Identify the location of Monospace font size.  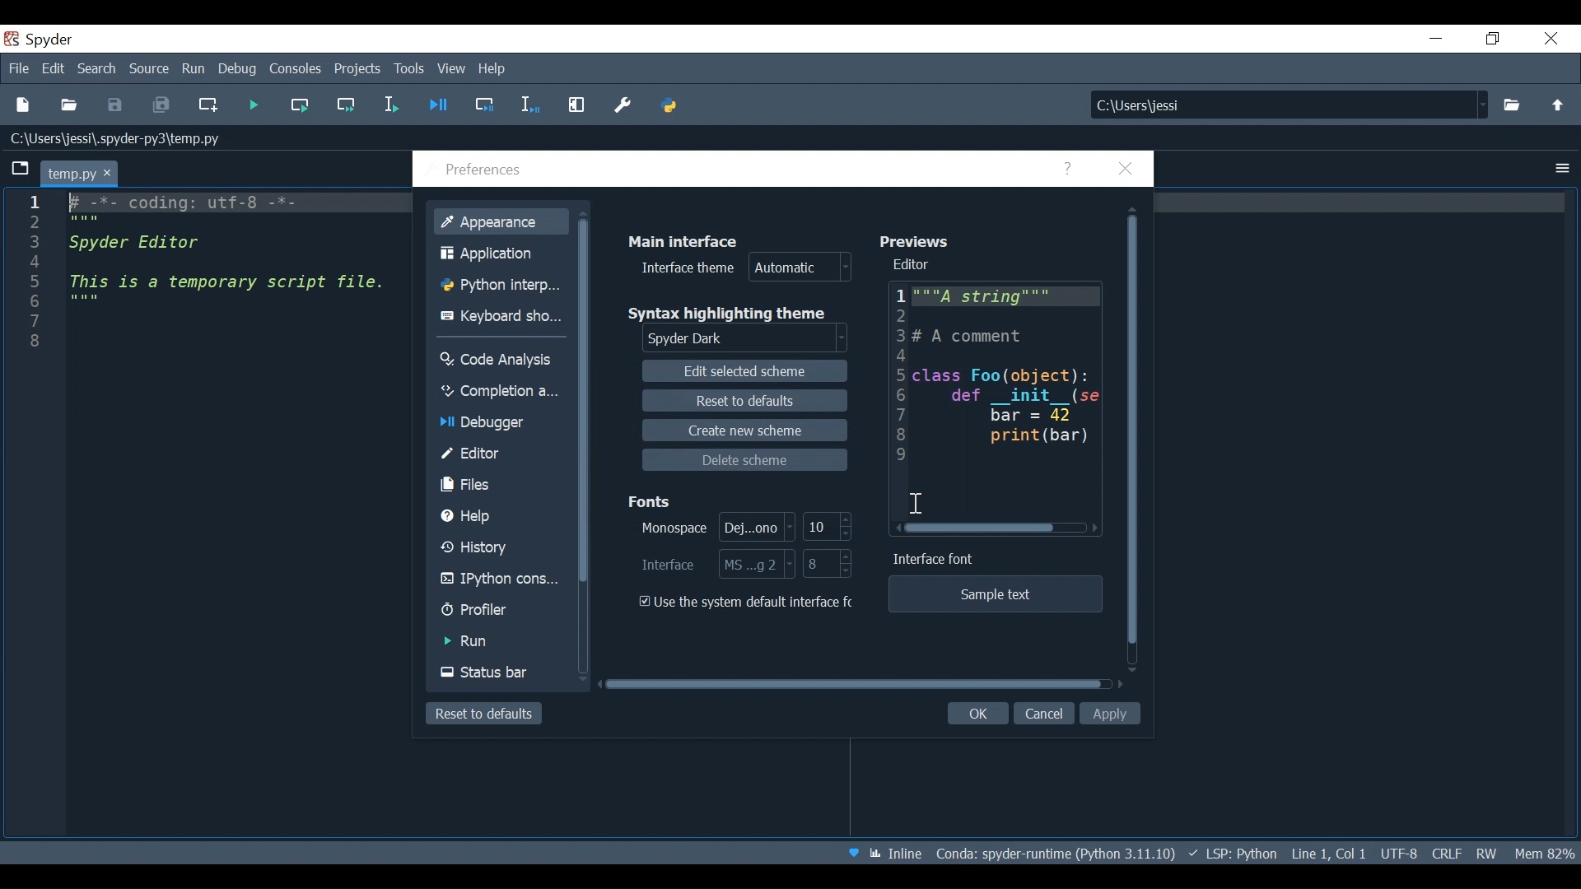
(828, 528).